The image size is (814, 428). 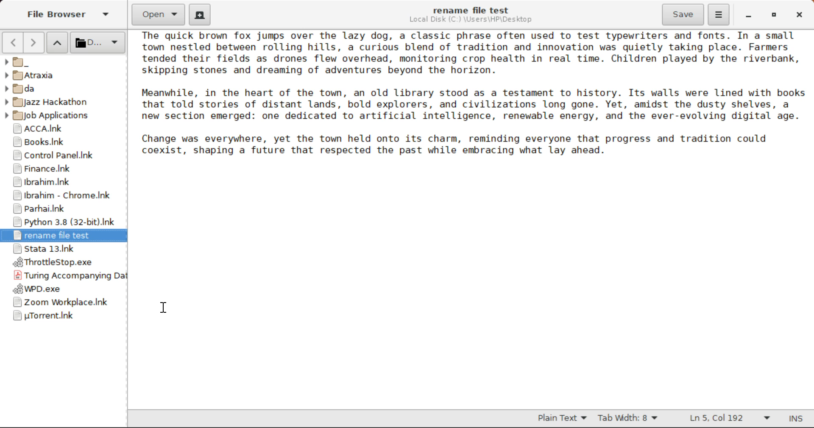 What do you see at coordinates (747, 16) in the screenshot?
I see `Restore Down` at bounding box center [747, 16].